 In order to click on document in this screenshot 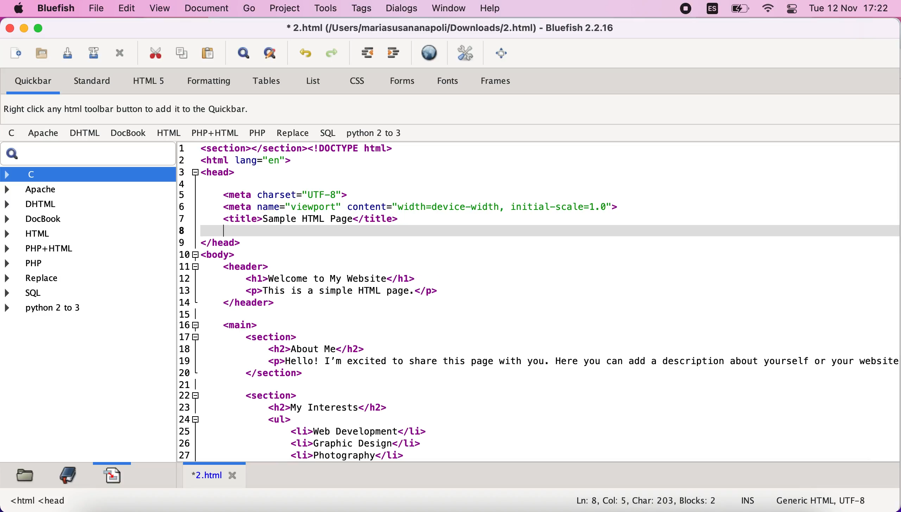, I will do `click(207, 10)`.